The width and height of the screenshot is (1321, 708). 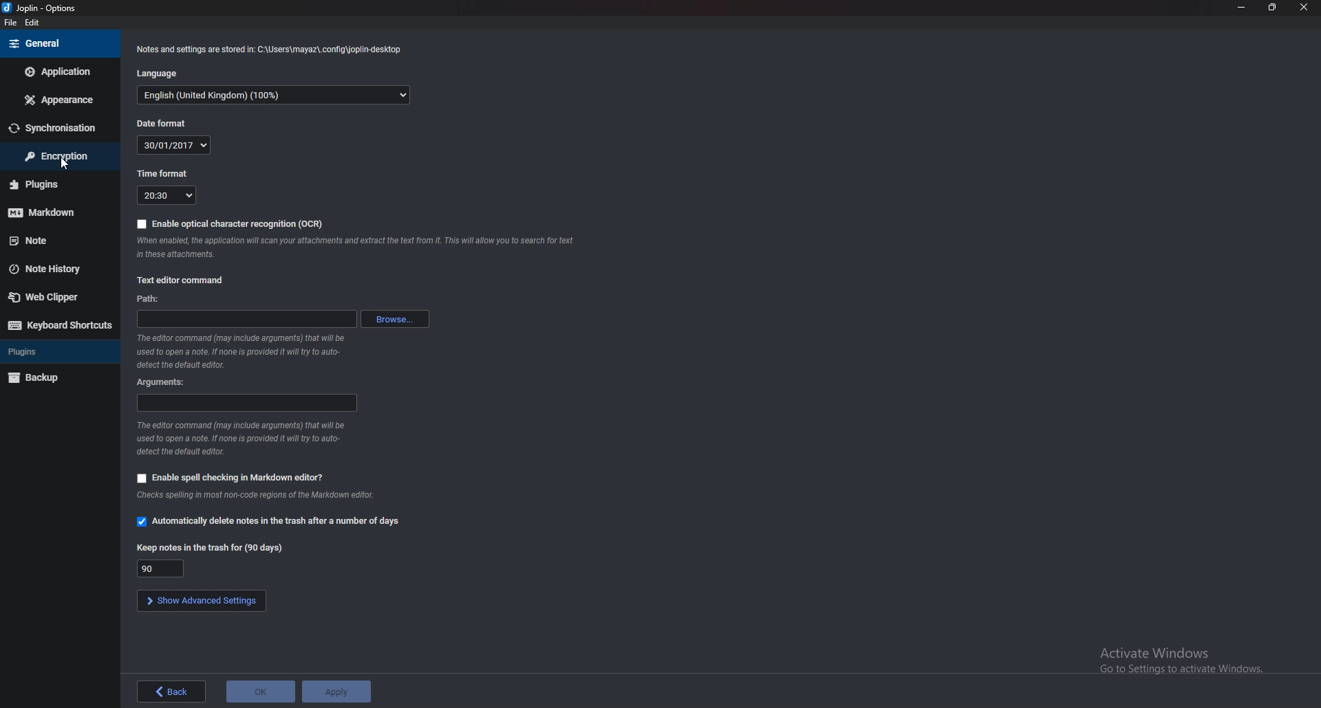 What do you see at coordinates (58, 298) in the screenshot?
I see `web clipper` at bounding box center [58, 298].